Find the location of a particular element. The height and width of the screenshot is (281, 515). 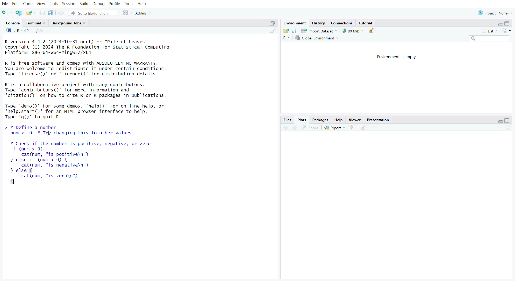

tutorial is located at coordinates (366, 23).